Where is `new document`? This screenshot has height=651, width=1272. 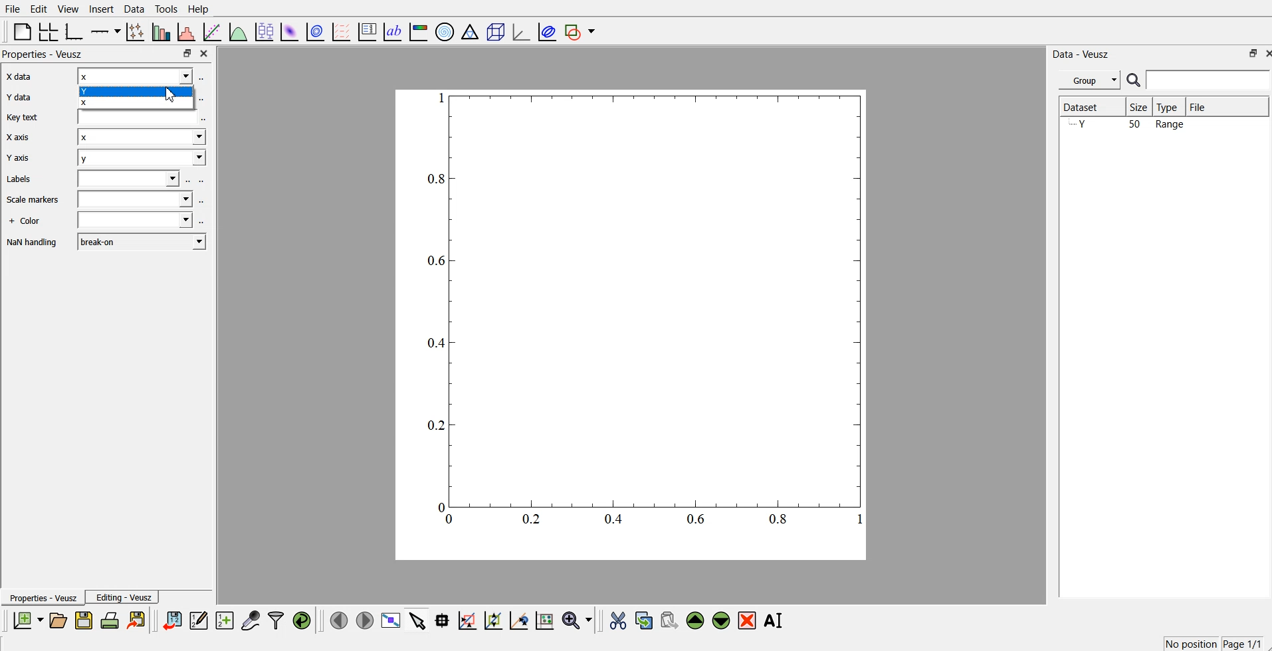
new document is located at coordinates (29, 620).